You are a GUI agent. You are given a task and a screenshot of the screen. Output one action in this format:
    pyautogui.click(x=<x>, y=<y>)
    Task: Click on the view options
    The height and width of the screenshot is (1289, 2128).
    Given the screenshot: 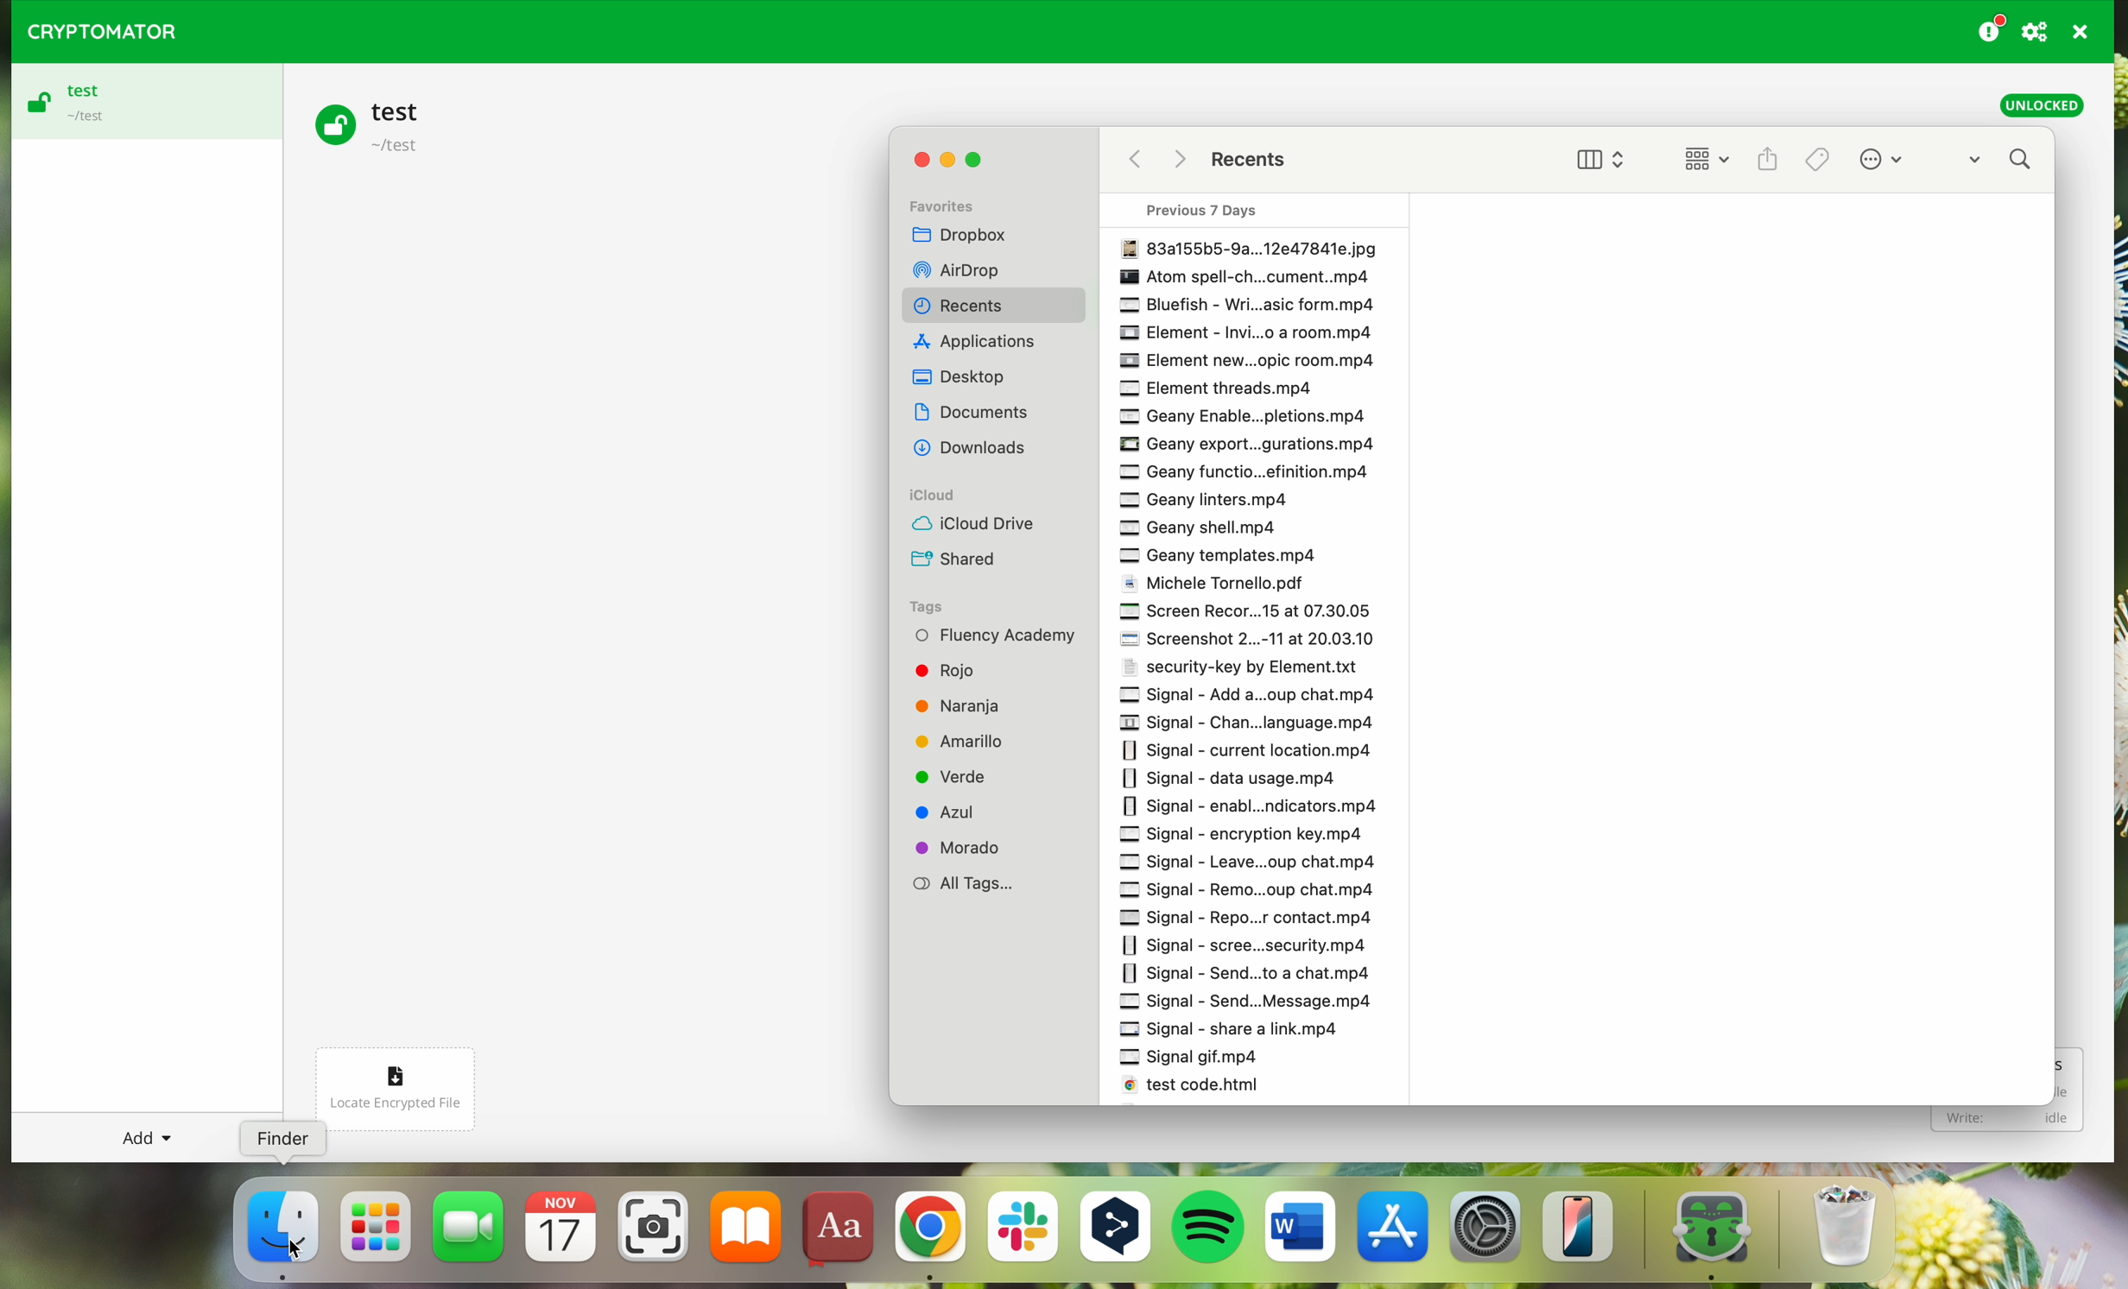 What is the action you would take?
    pyautogui.click(x=1598, y=167)
    